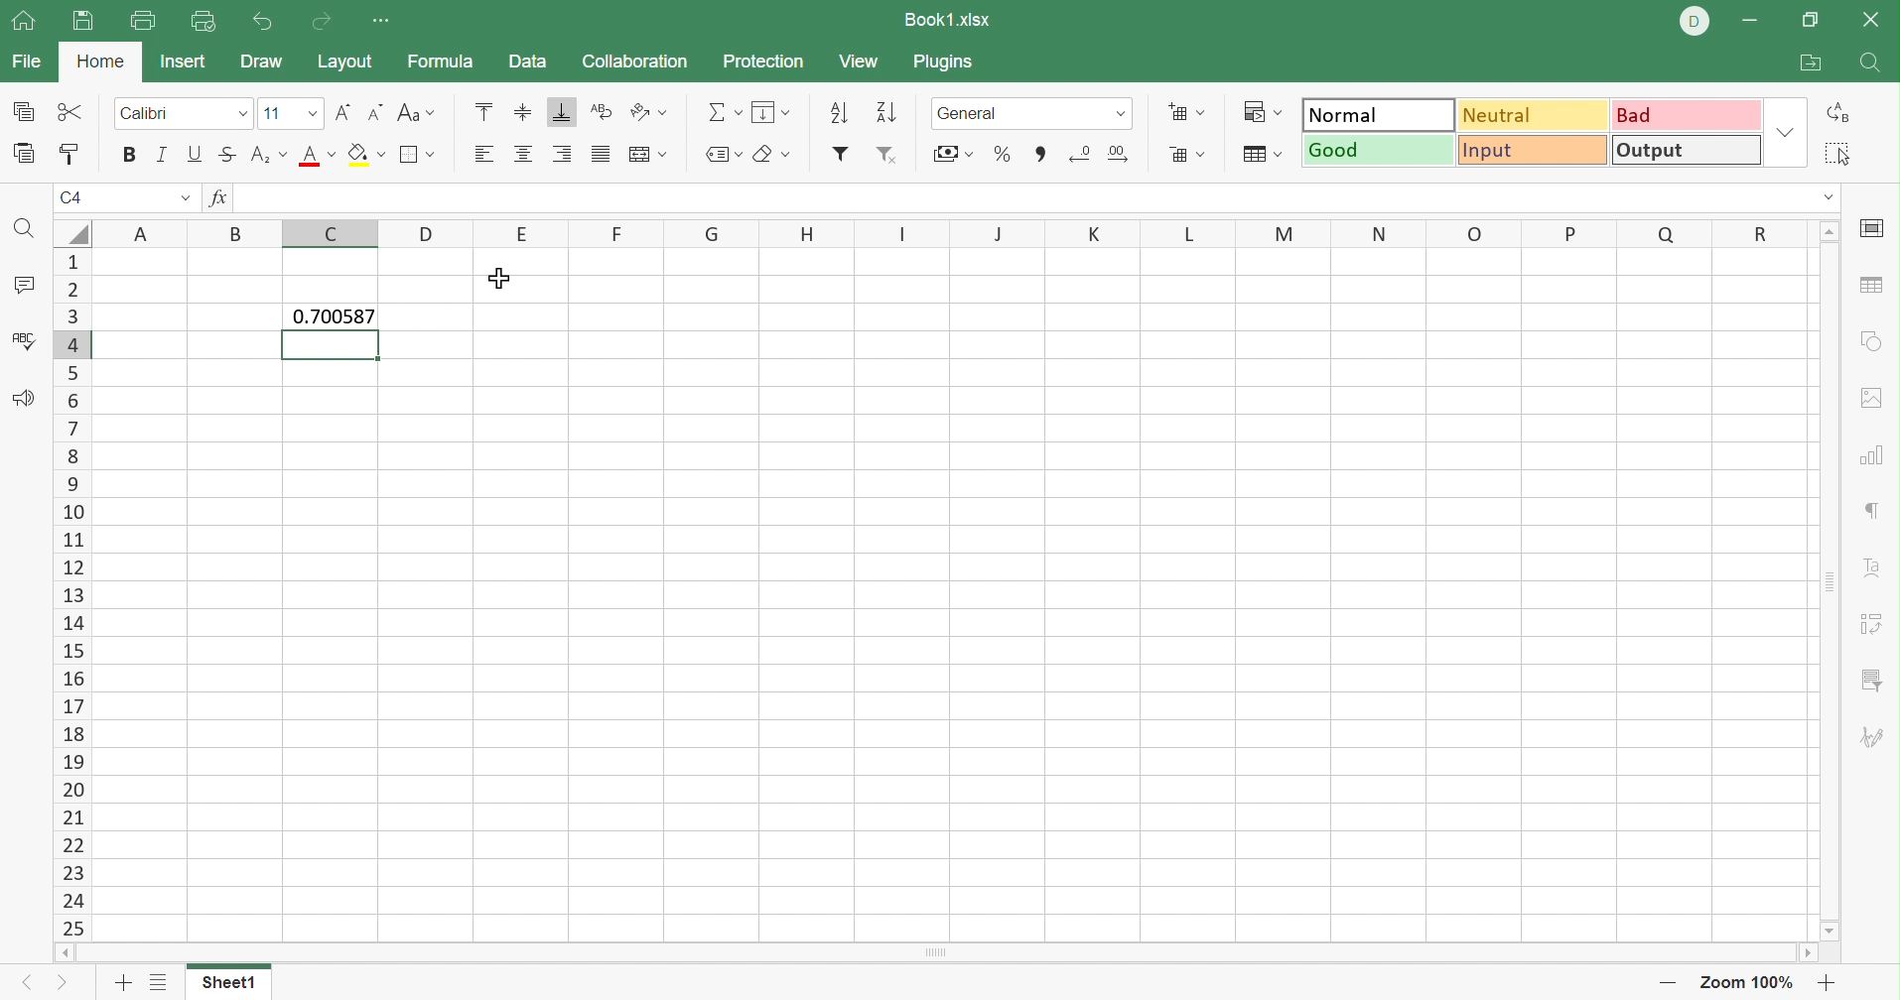 The width and height of the screenshot is (1900, 1000). Describe the element at coordinates (886, 112) in the screenshot. I see `Sort descending` at that location.